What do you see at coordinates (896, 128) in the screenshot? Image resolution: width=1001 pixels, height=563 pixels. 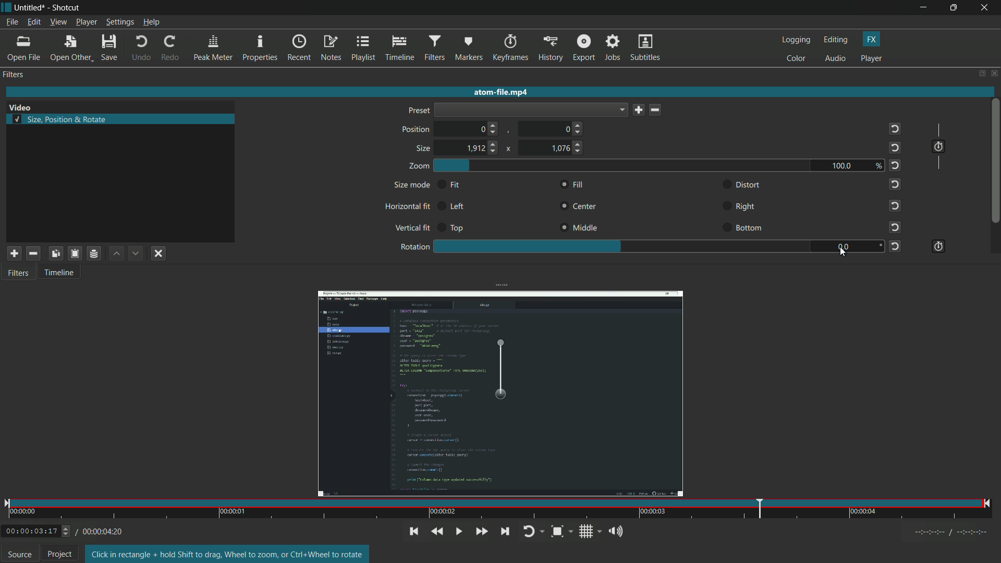 I see `reset to default` at bounding box center [896, 128].